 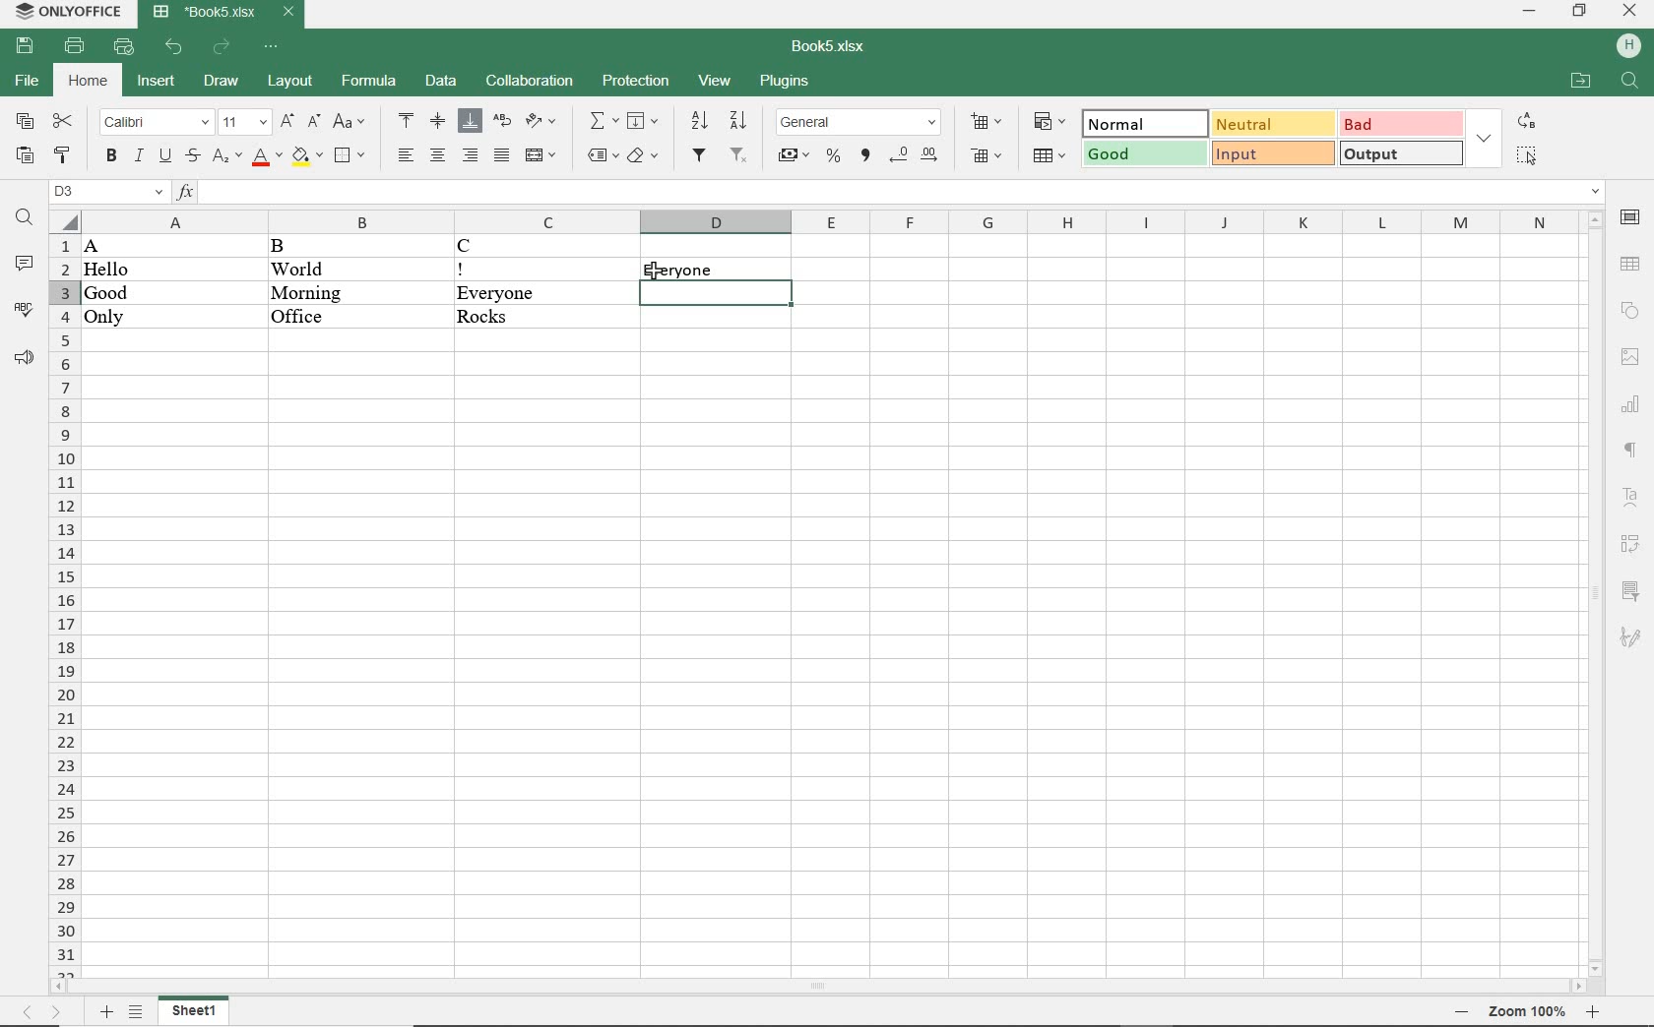 What do you see at coordinates (25, 360) in the screenshot?
I see `feedback & support` at bounding box center [25, 360].